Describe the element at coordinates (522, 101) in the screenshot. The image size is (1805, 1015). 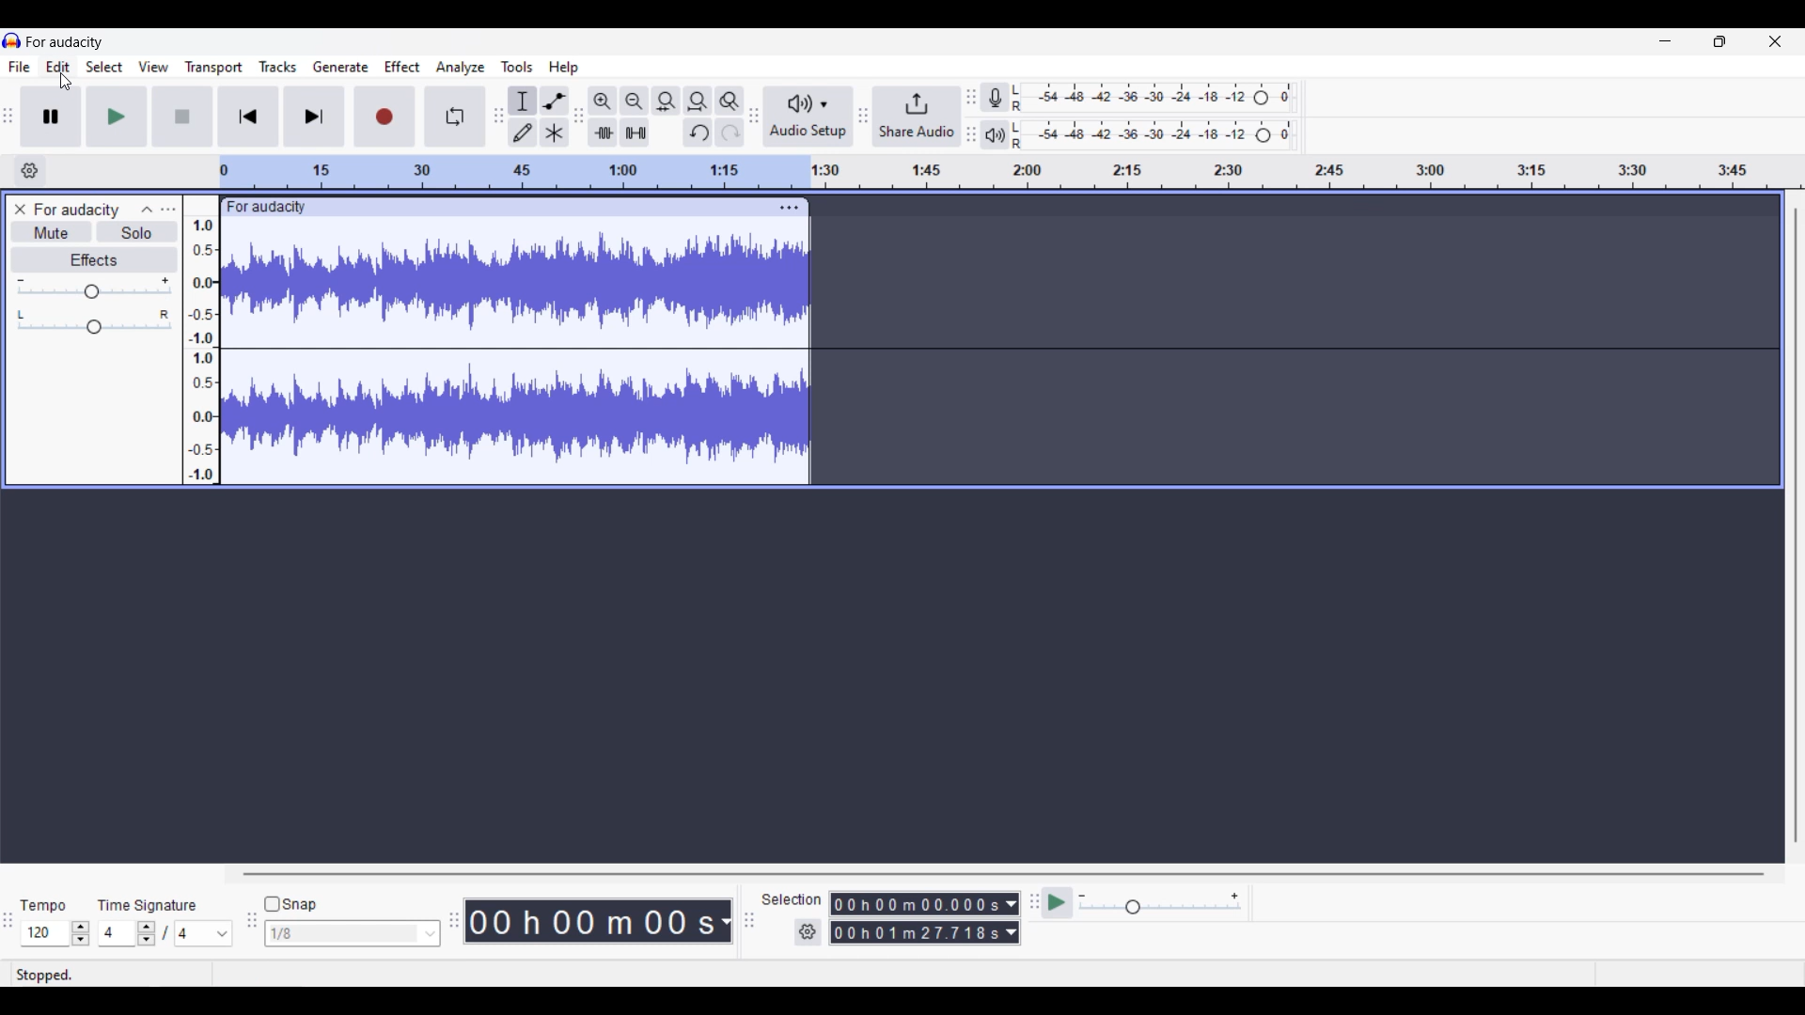
I see `Selection tool` at that location.